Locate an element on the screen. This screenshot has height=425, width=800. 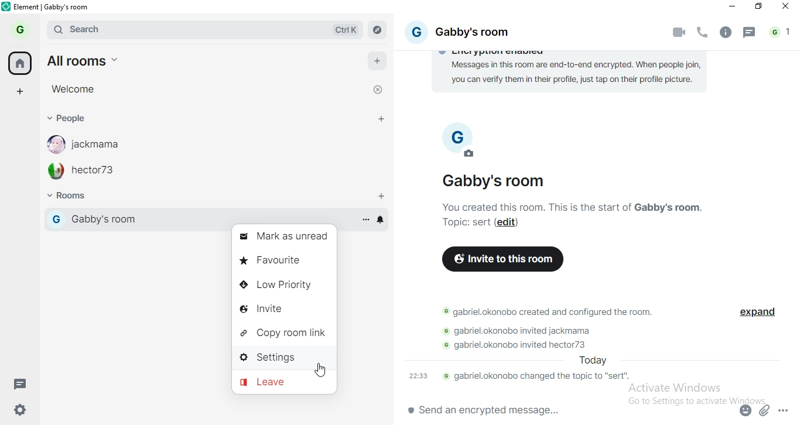
options is located at coordinates (785, 408).